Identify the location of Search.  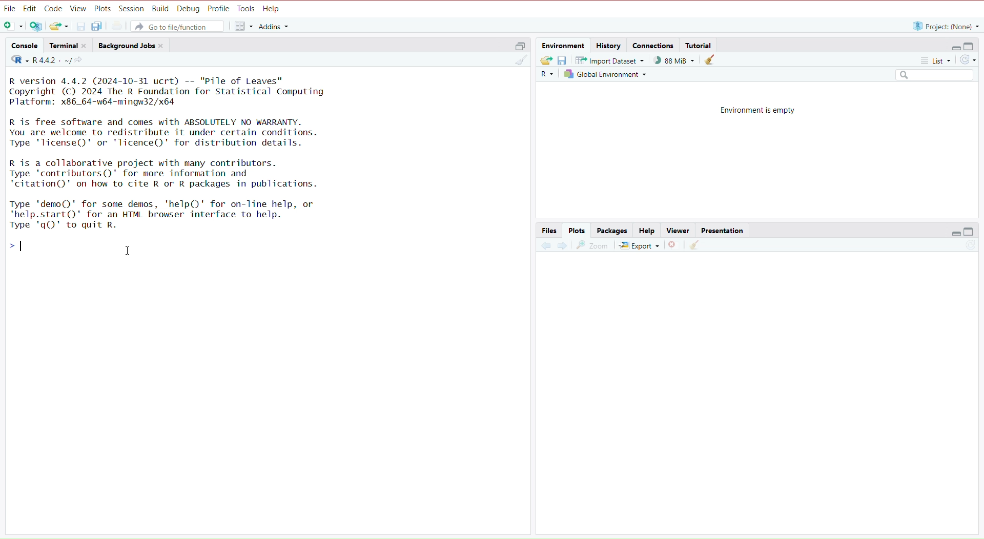
(933, 74).